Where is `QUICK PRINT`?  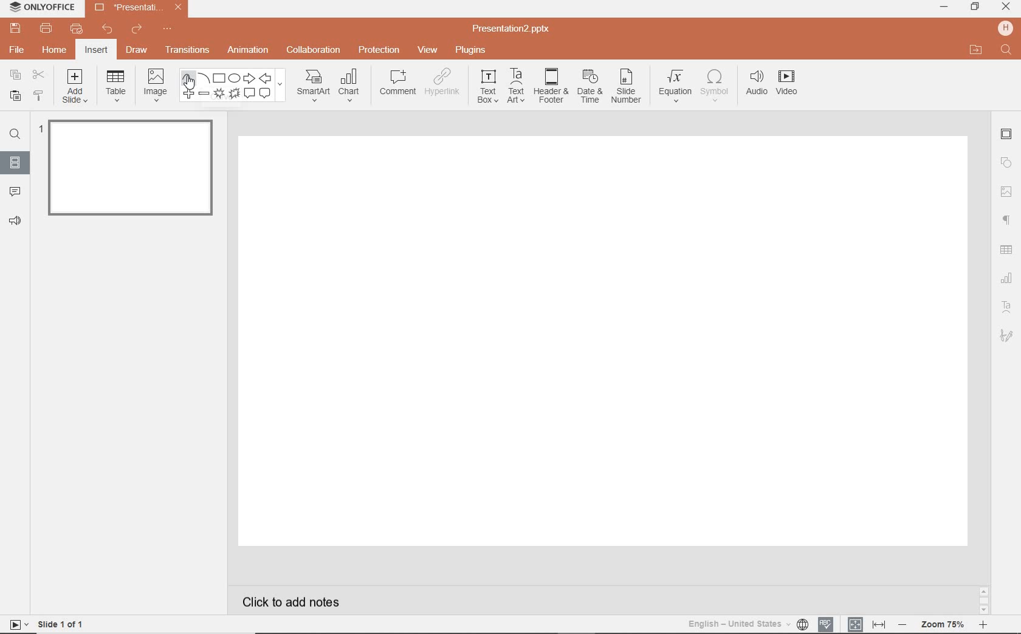
QUICK PRINT is located at coordinates (75, 29).